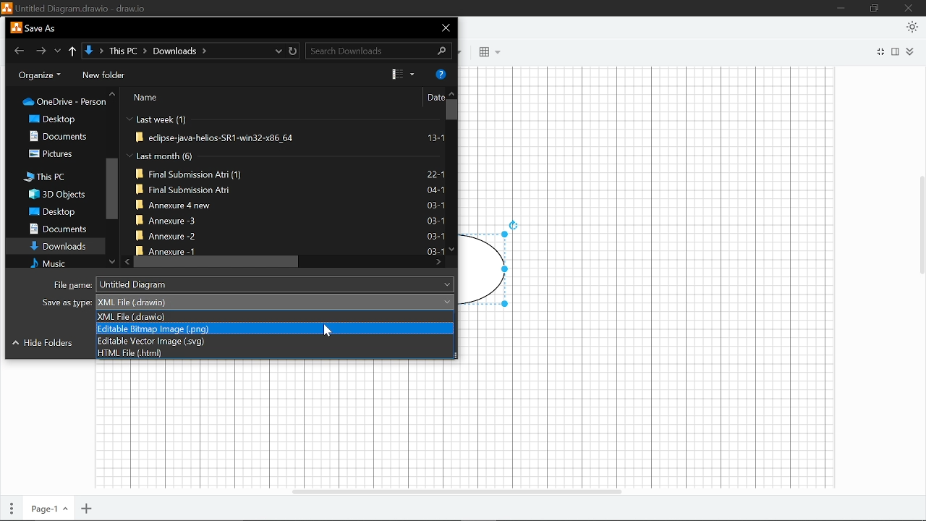 The image size is (926, 521). Describe the element at coordinates (276, 328) in the screenshot. I see `Save as PNG file` at that location.